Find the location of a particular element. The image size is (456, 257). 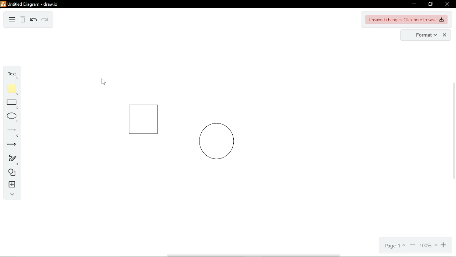

Delete is located at coordinates (23, 20).